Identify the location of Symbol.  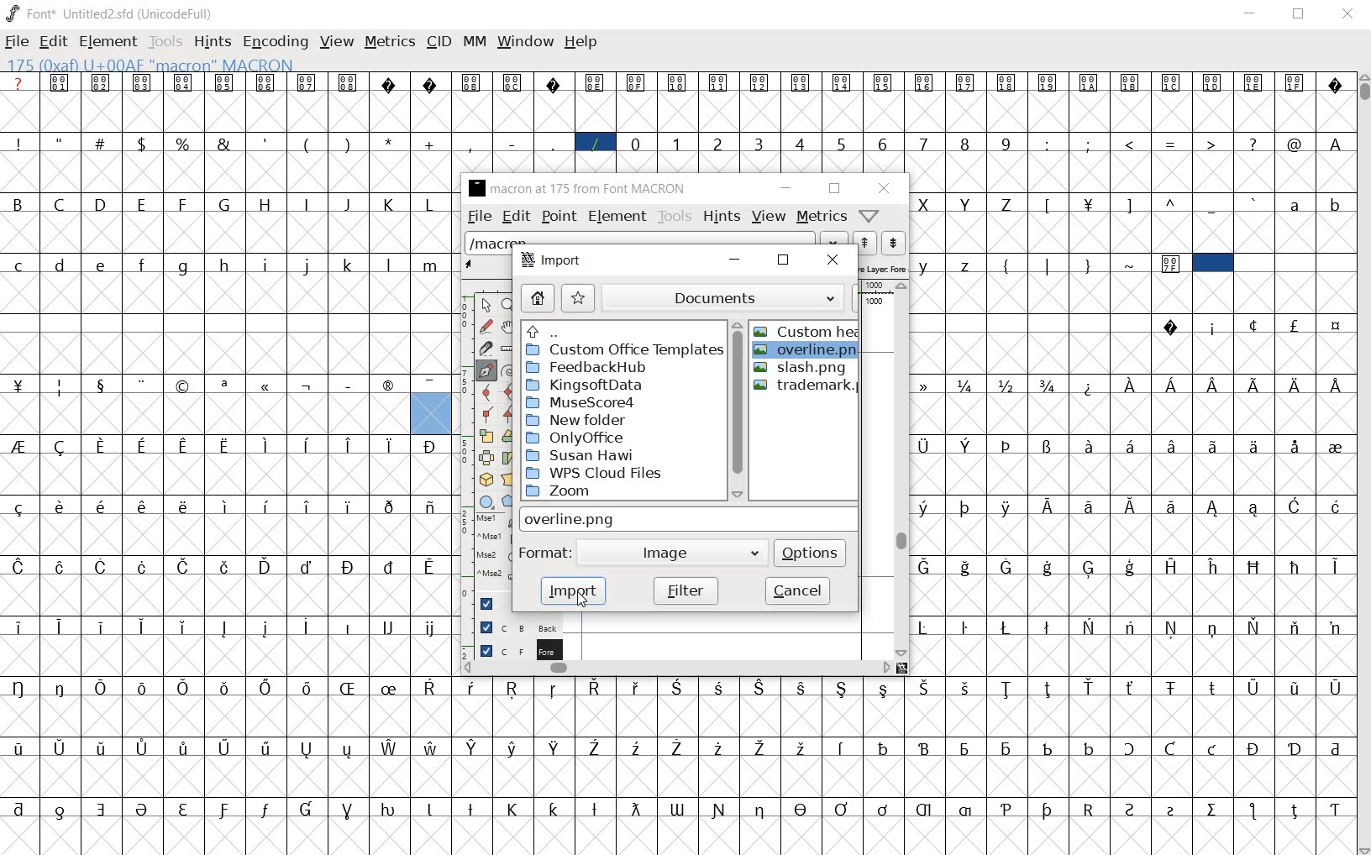
(676, 747).